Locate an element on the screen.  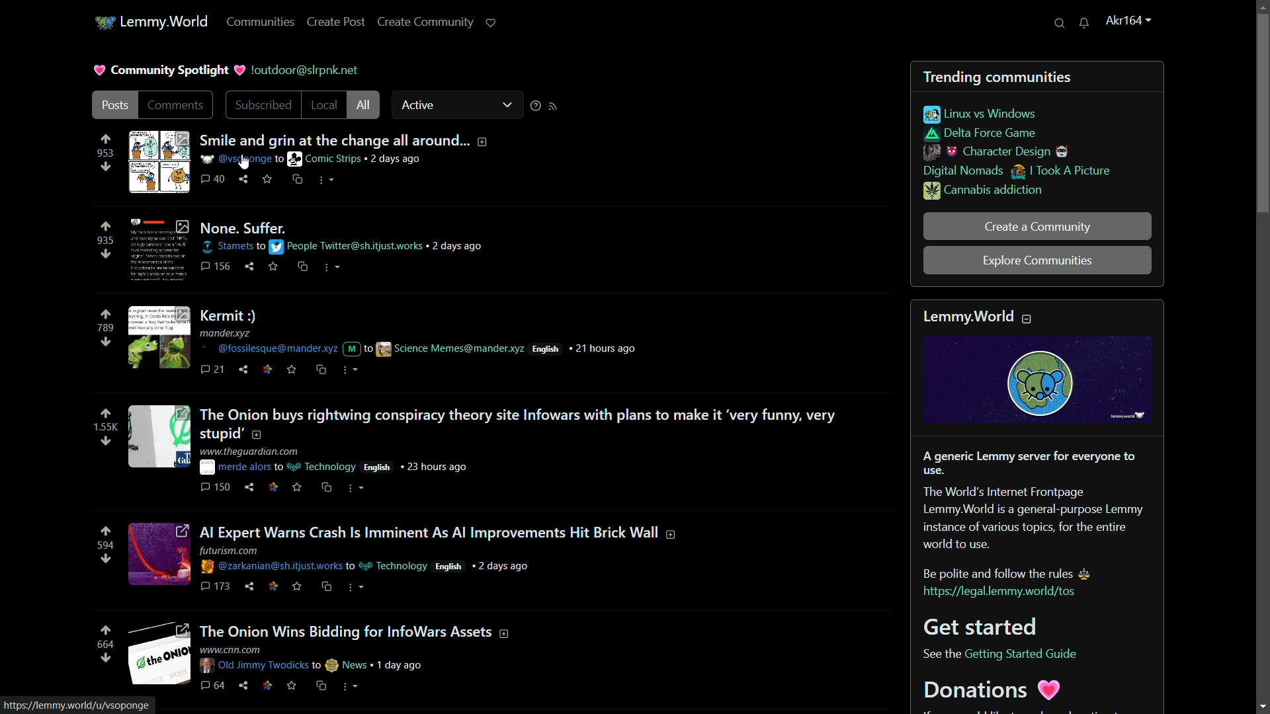
number of votes is located at coordinates (105, 240).